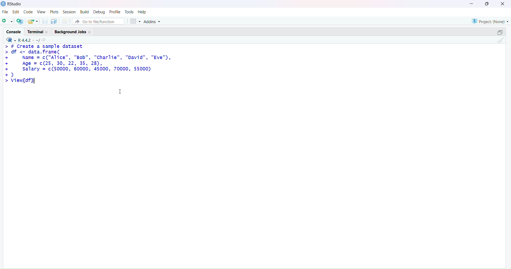  I want to click on clear console, so click(501, 41).